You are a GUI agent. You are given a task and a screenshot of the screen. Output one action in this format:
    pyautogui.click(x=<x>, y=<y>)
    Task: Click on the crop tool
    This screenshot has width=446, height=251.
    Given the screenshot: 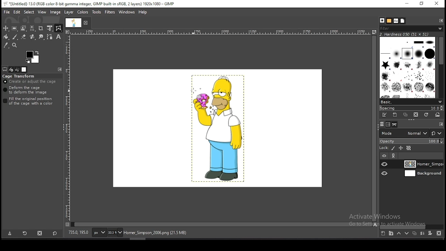 What is the action you would take?
    pyautogui.click(x=41, y=28)
    